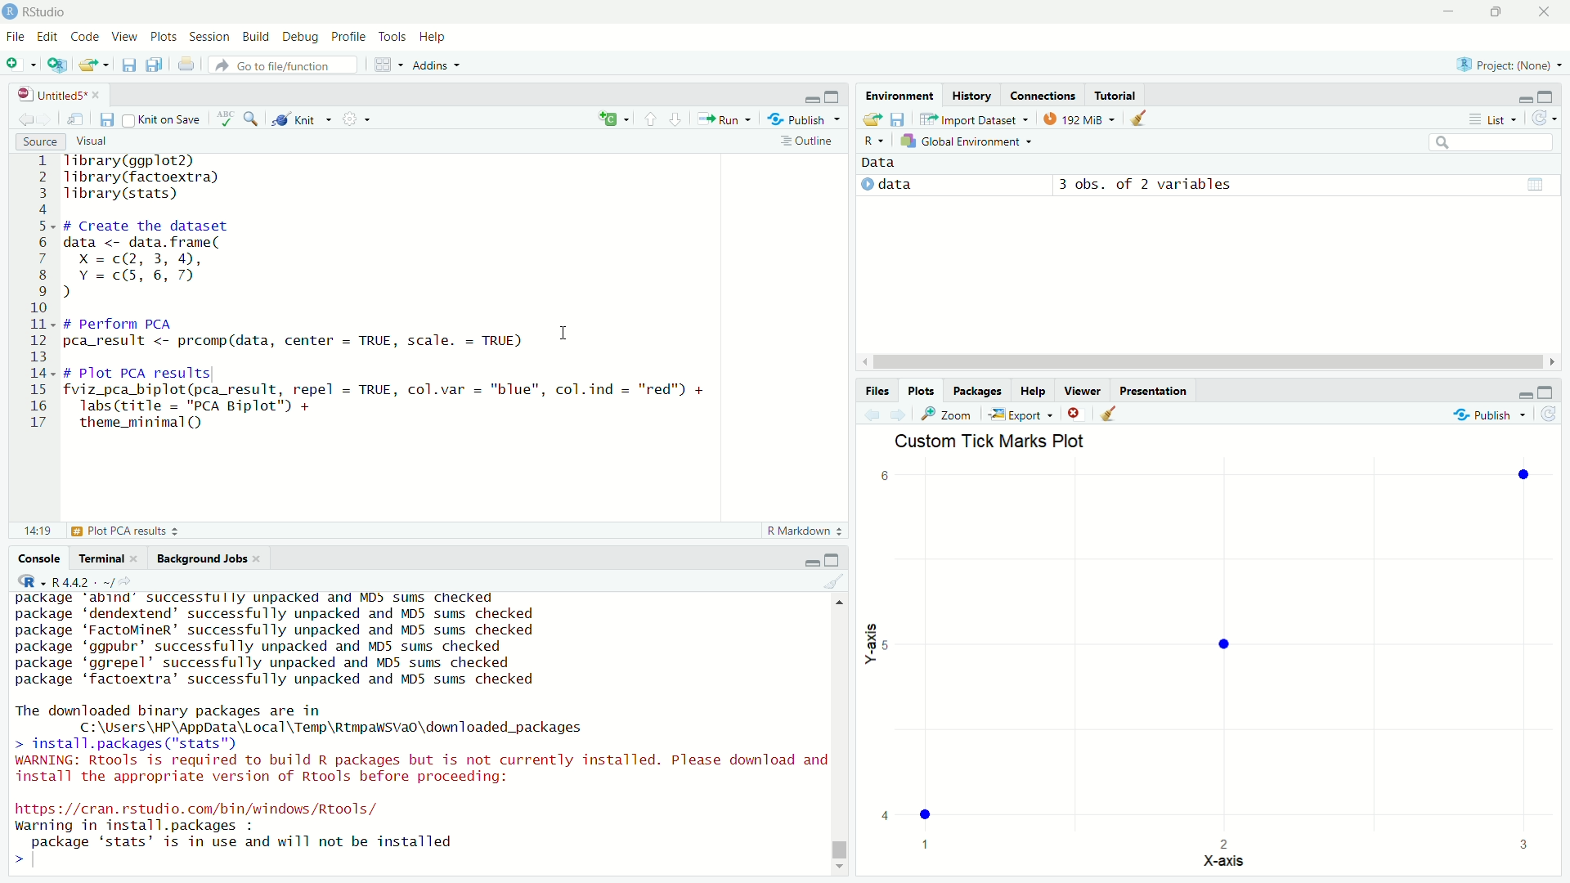 The image size is (1570, 883). I want to click on Logo, so click(11, 12).